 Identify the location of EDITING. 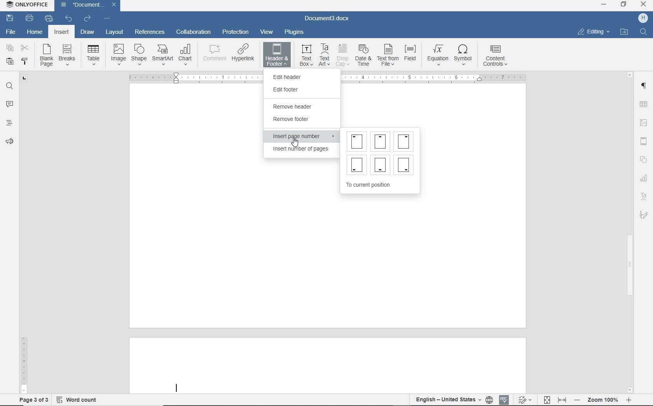
(593, 32).